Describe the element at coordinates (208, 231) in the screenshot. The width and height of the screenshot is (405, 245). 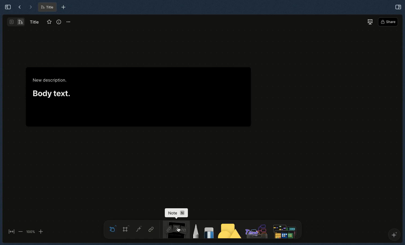
I see `Eraser` at that location.